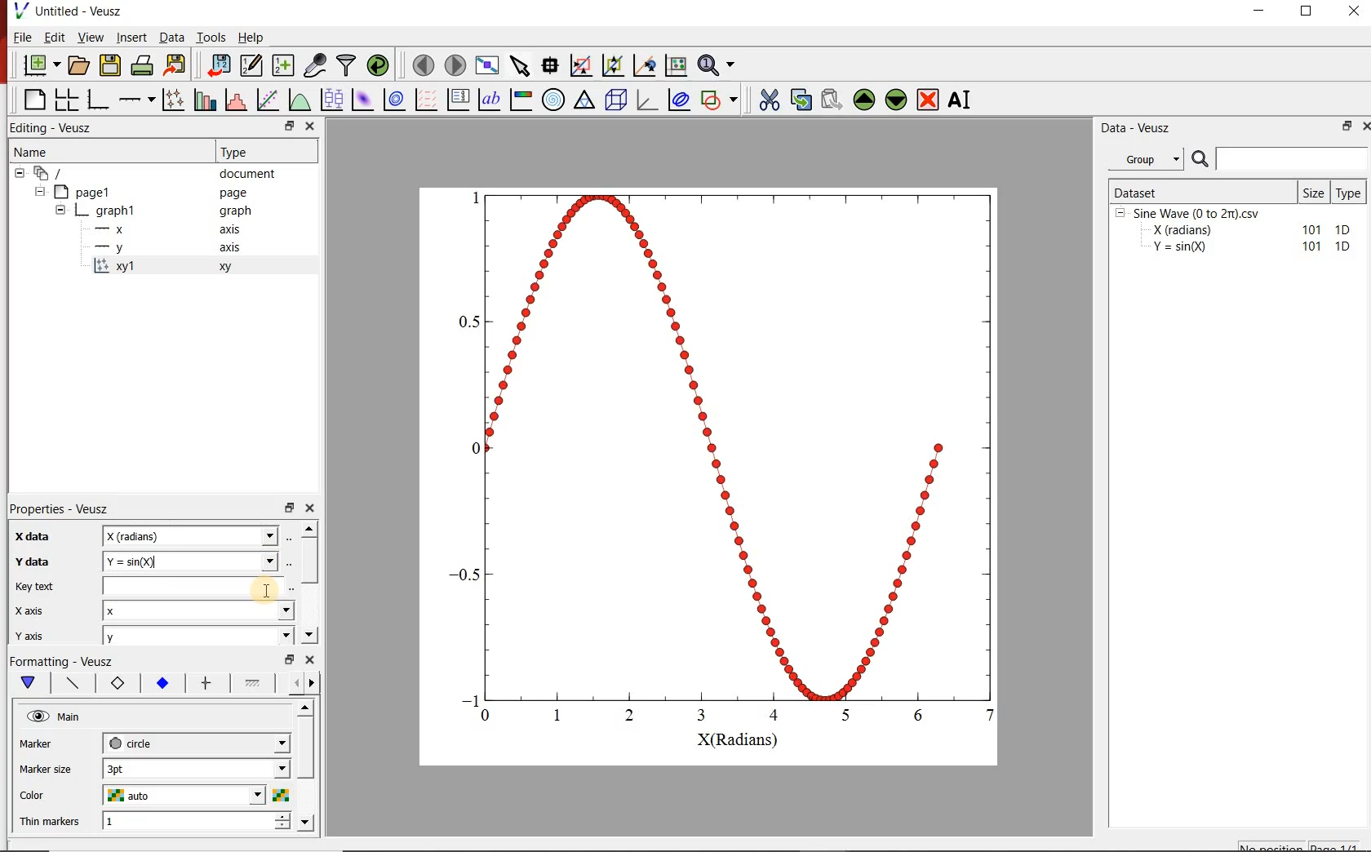 Image resolution: width=1371 pixels, height=852 pixels. I want to click on @ main, so click(53, 717).